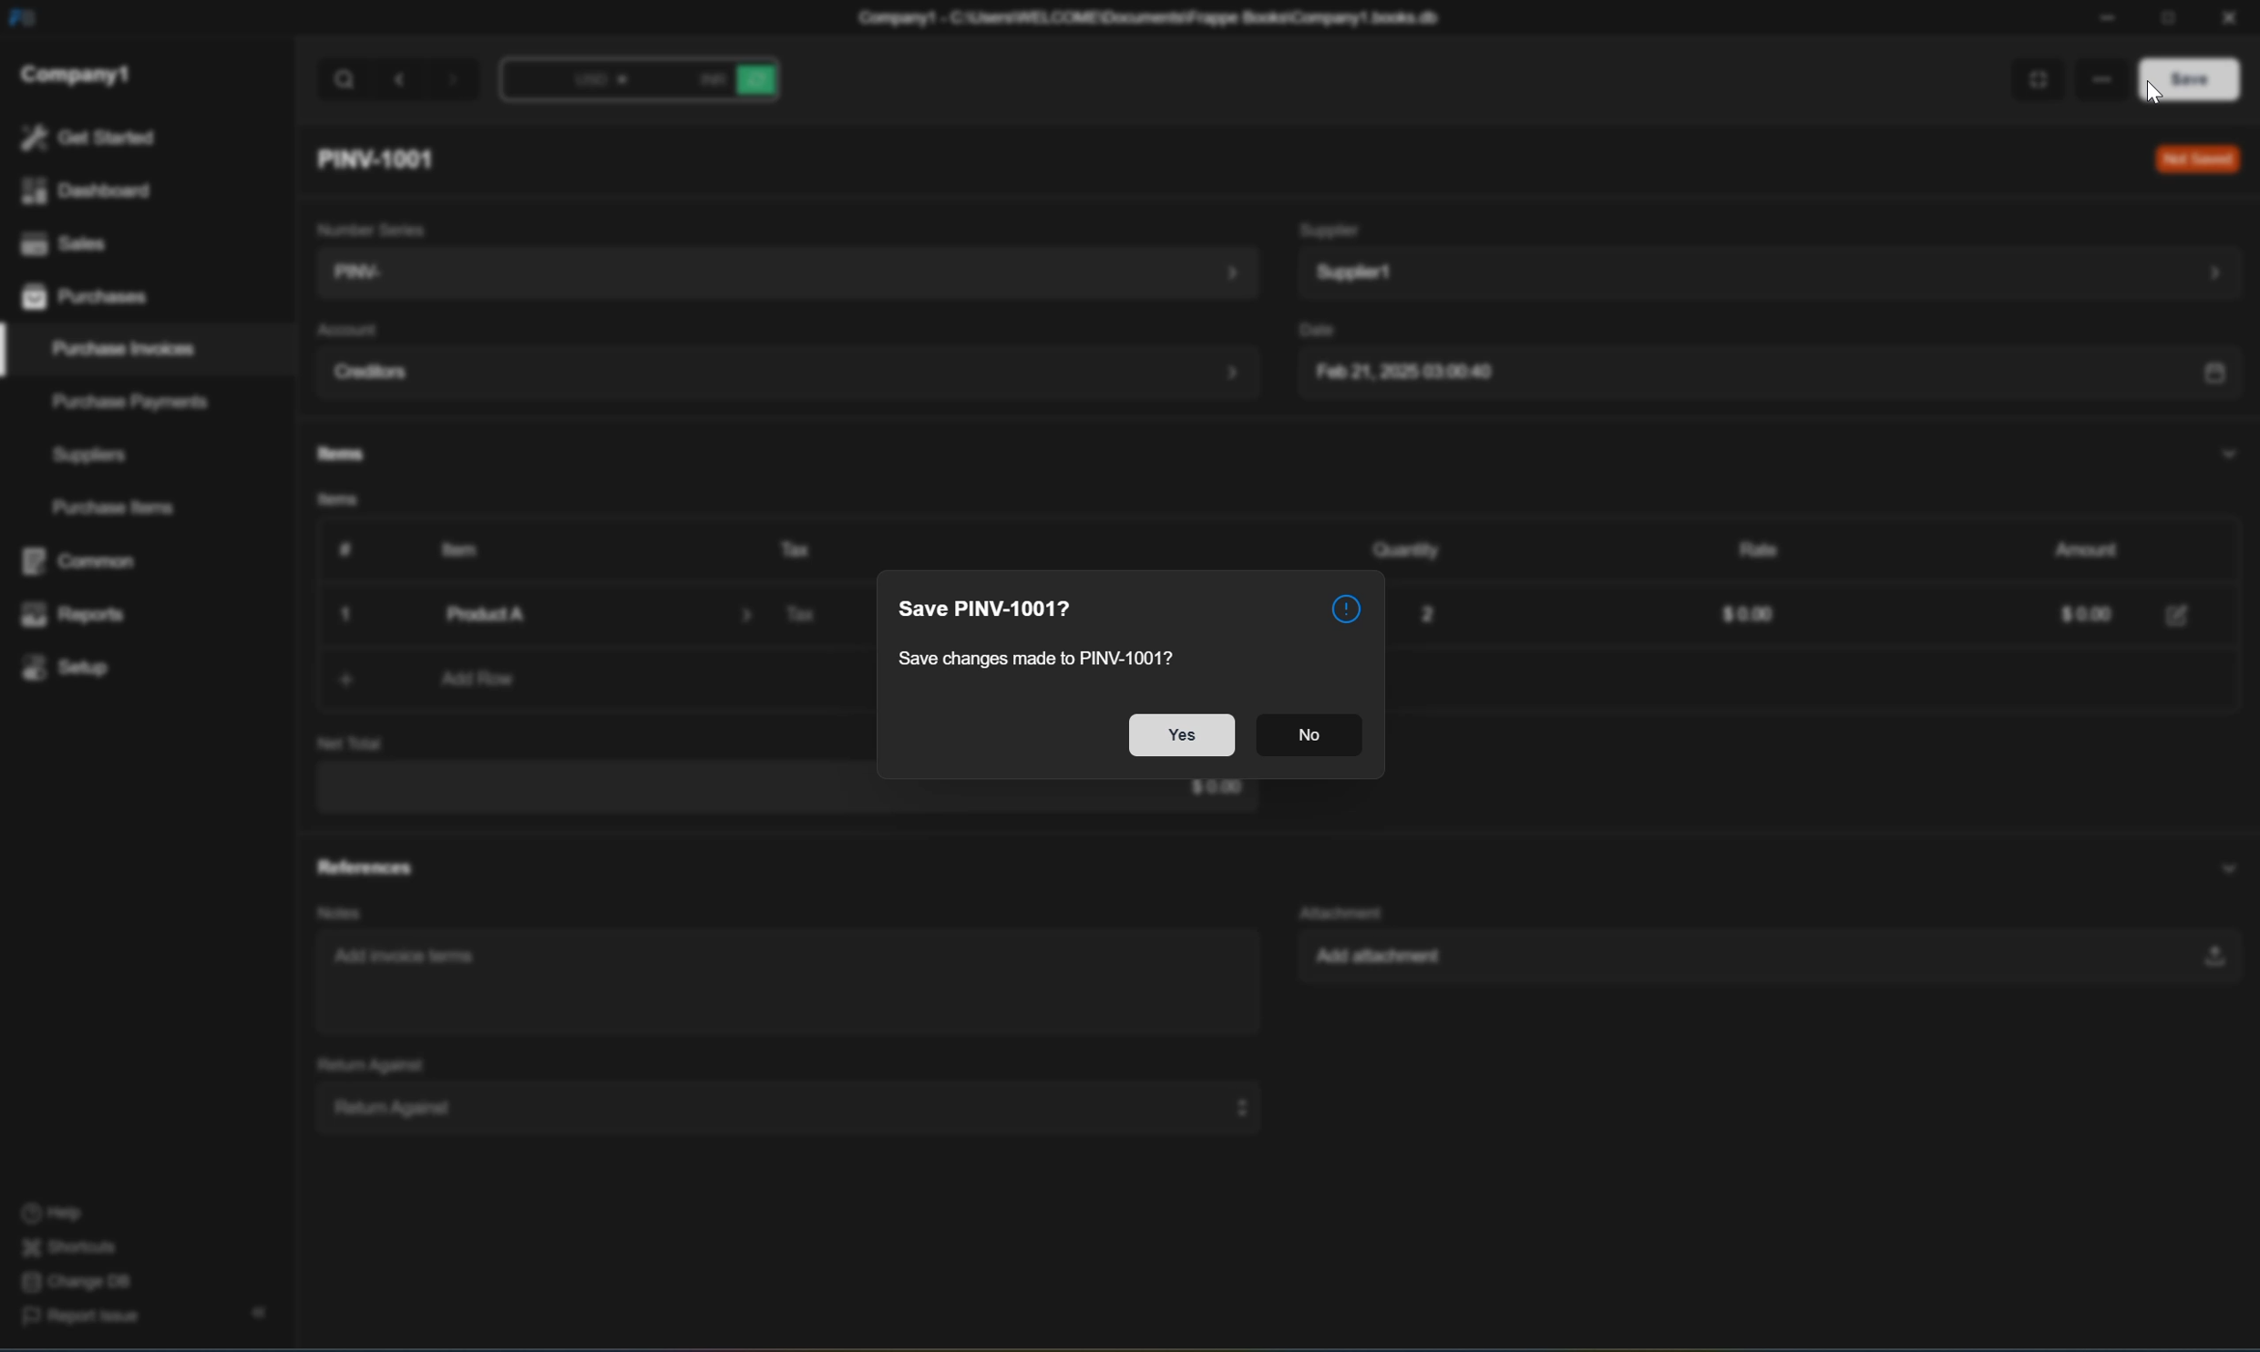 The width and height of the screenshot is (2260, 1352). What do you see at coordinates (481, 681) in the screenshot?
I see `Add Row` at bounding box center [481, 681].